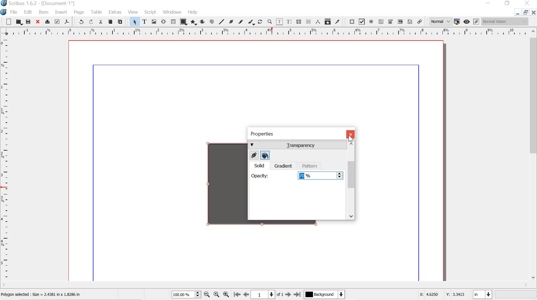 The height and width of the screenshot is (300, 537). Describe the element at coordinates (320, 176) in the screenshot. I see `70% opacity` at that location.